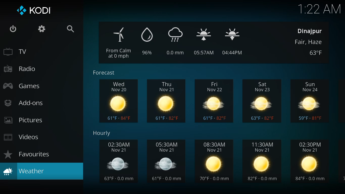 This screenshot has width=345, height=194. I want to click on 2:30, so click(311, 160).